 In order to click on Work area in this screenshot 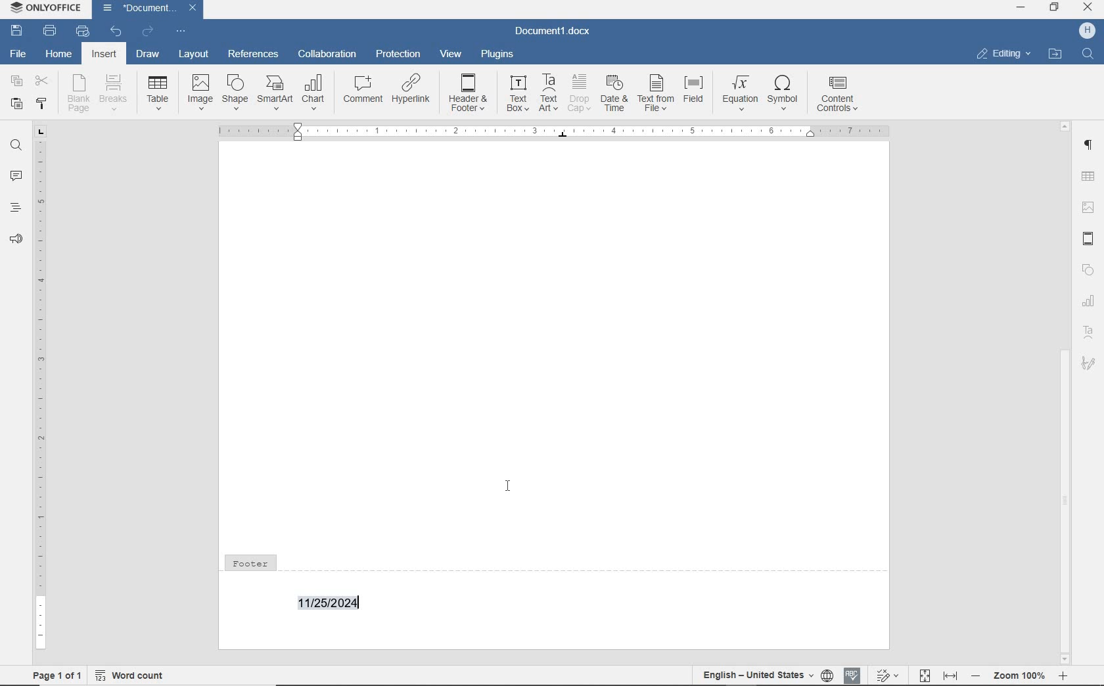, I will do `click(554, 348)`.